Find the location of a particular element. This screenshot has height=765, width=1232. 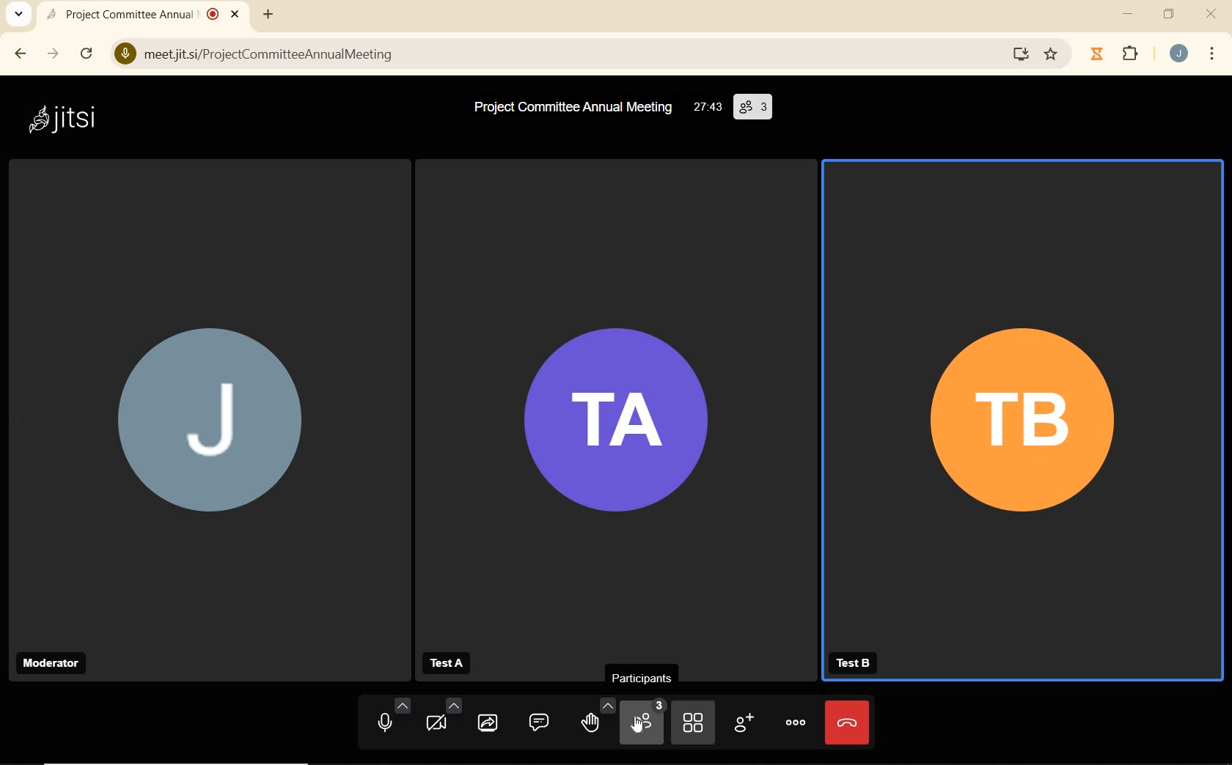

START SCREEN SHARE is located at coordinates (488, 717).